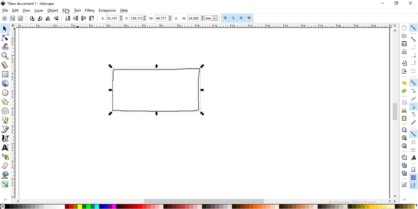 The width and height of the screenshot is (418, 209). What do you see at coordinates (405, 103) in the screenshot?
I see `copy` at bounding box center [405, 103].